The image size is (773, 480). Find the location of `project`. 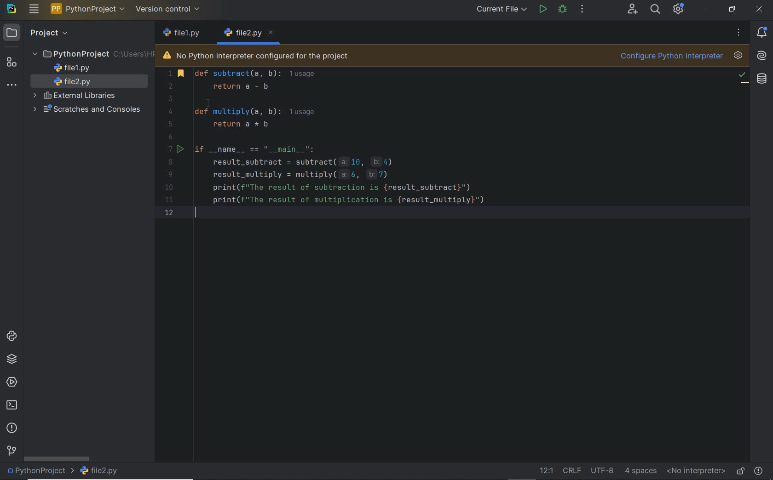

project is located at coordinates (37, 33).